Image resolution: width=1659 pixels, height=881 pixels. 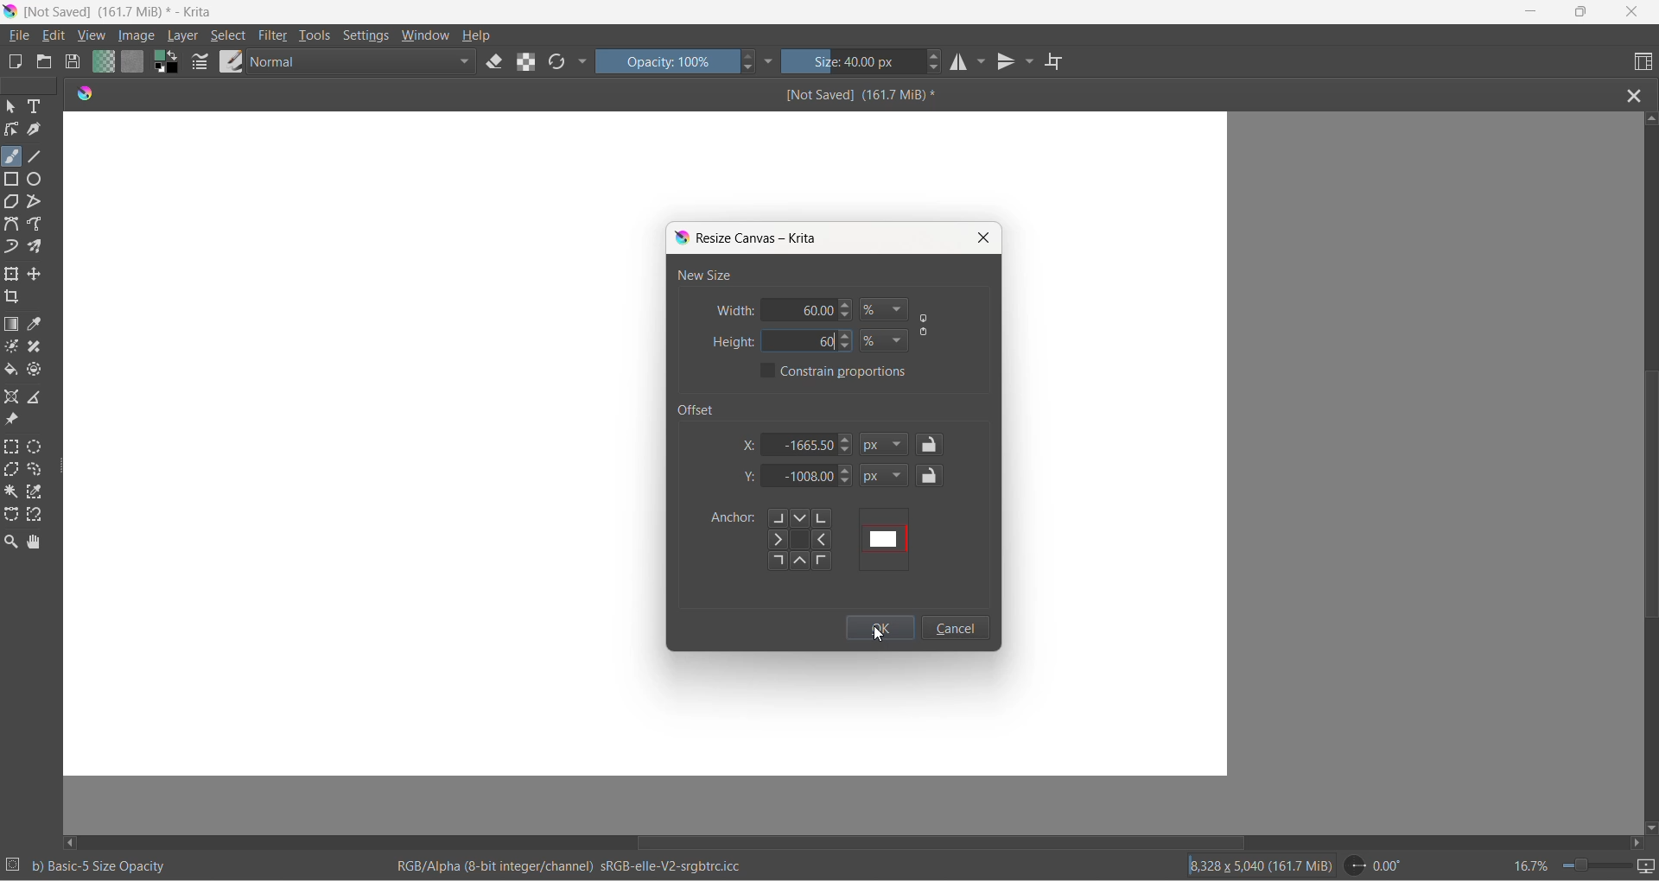 I want to click on freehand path tool, so click(x=39, y=225).